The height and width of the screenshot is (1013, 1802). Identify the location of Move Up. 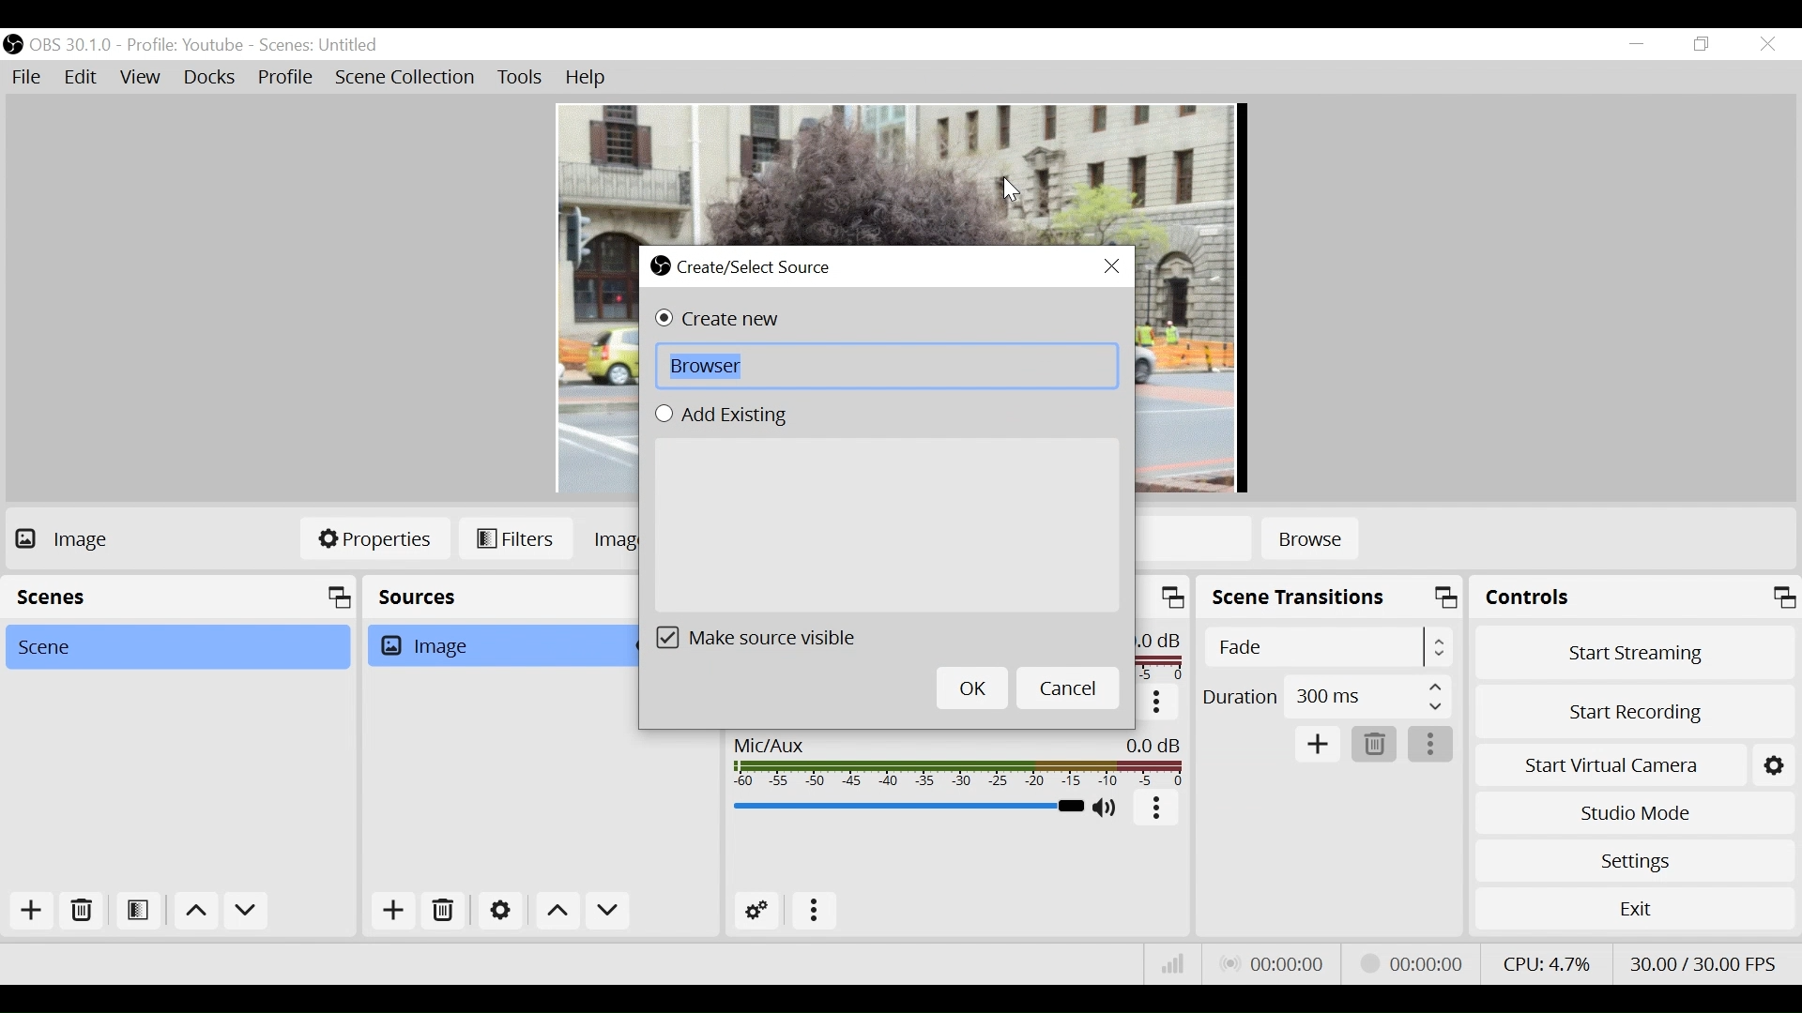
(557, 910).